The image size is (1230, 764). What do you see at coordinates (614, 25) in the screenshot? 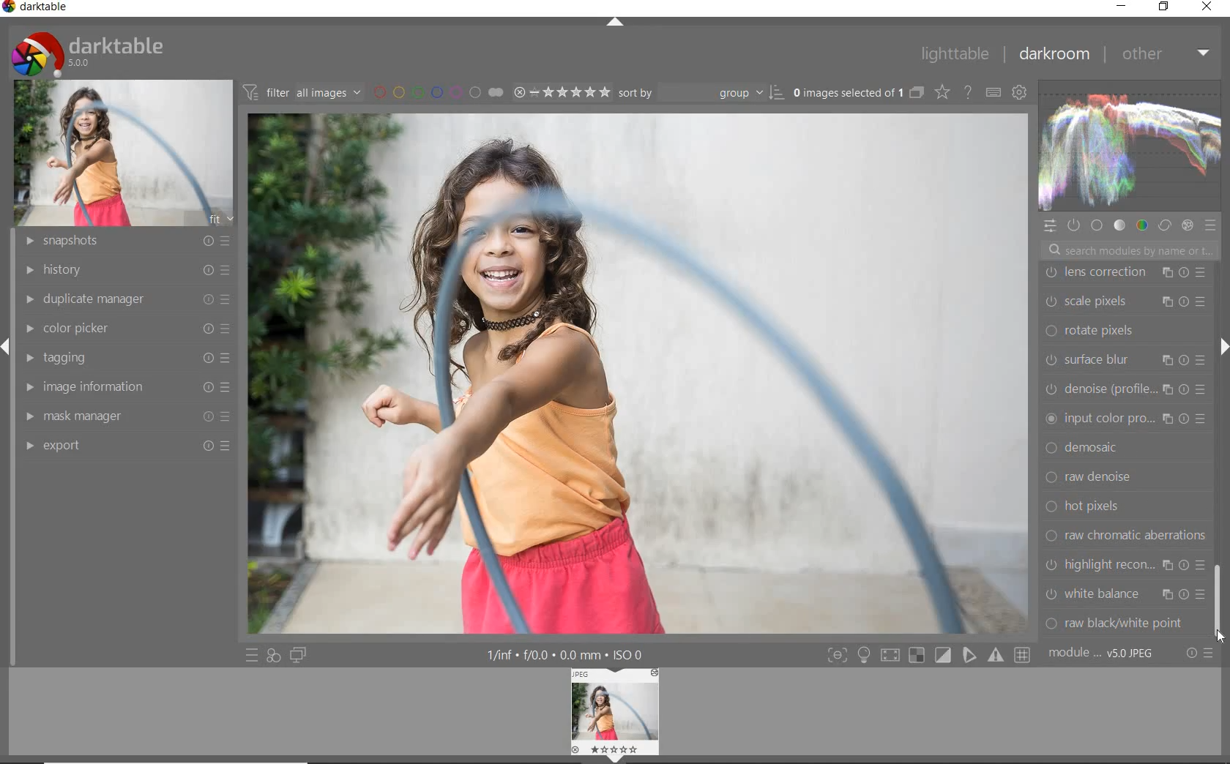
I see `expand / collapse` at bounding box center [614, 25].